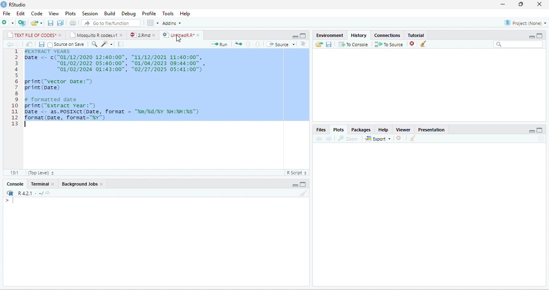 The width and height of the screenshot is (549, 290). What do you see at coordinates (169, 14) in the screenshot?
I see `Tools` at bounding box center [169, 14].